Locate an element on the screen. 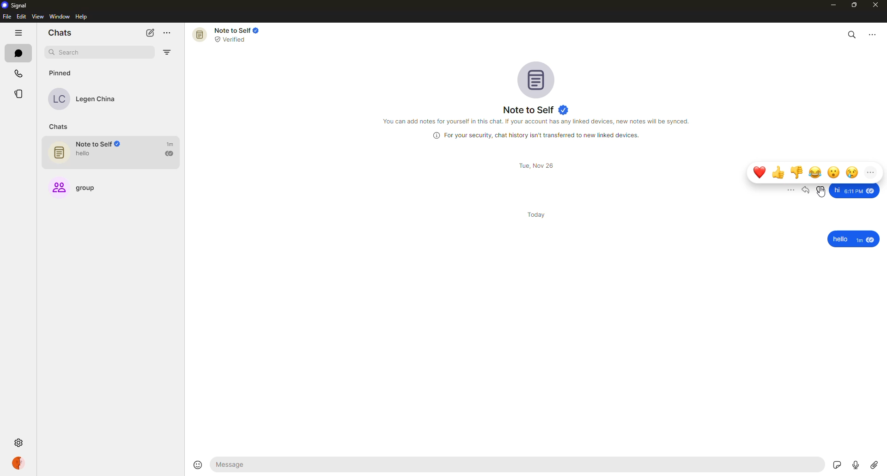 The width and height of the screenshot is (887, 476). view is located at coordinates (37, 17).